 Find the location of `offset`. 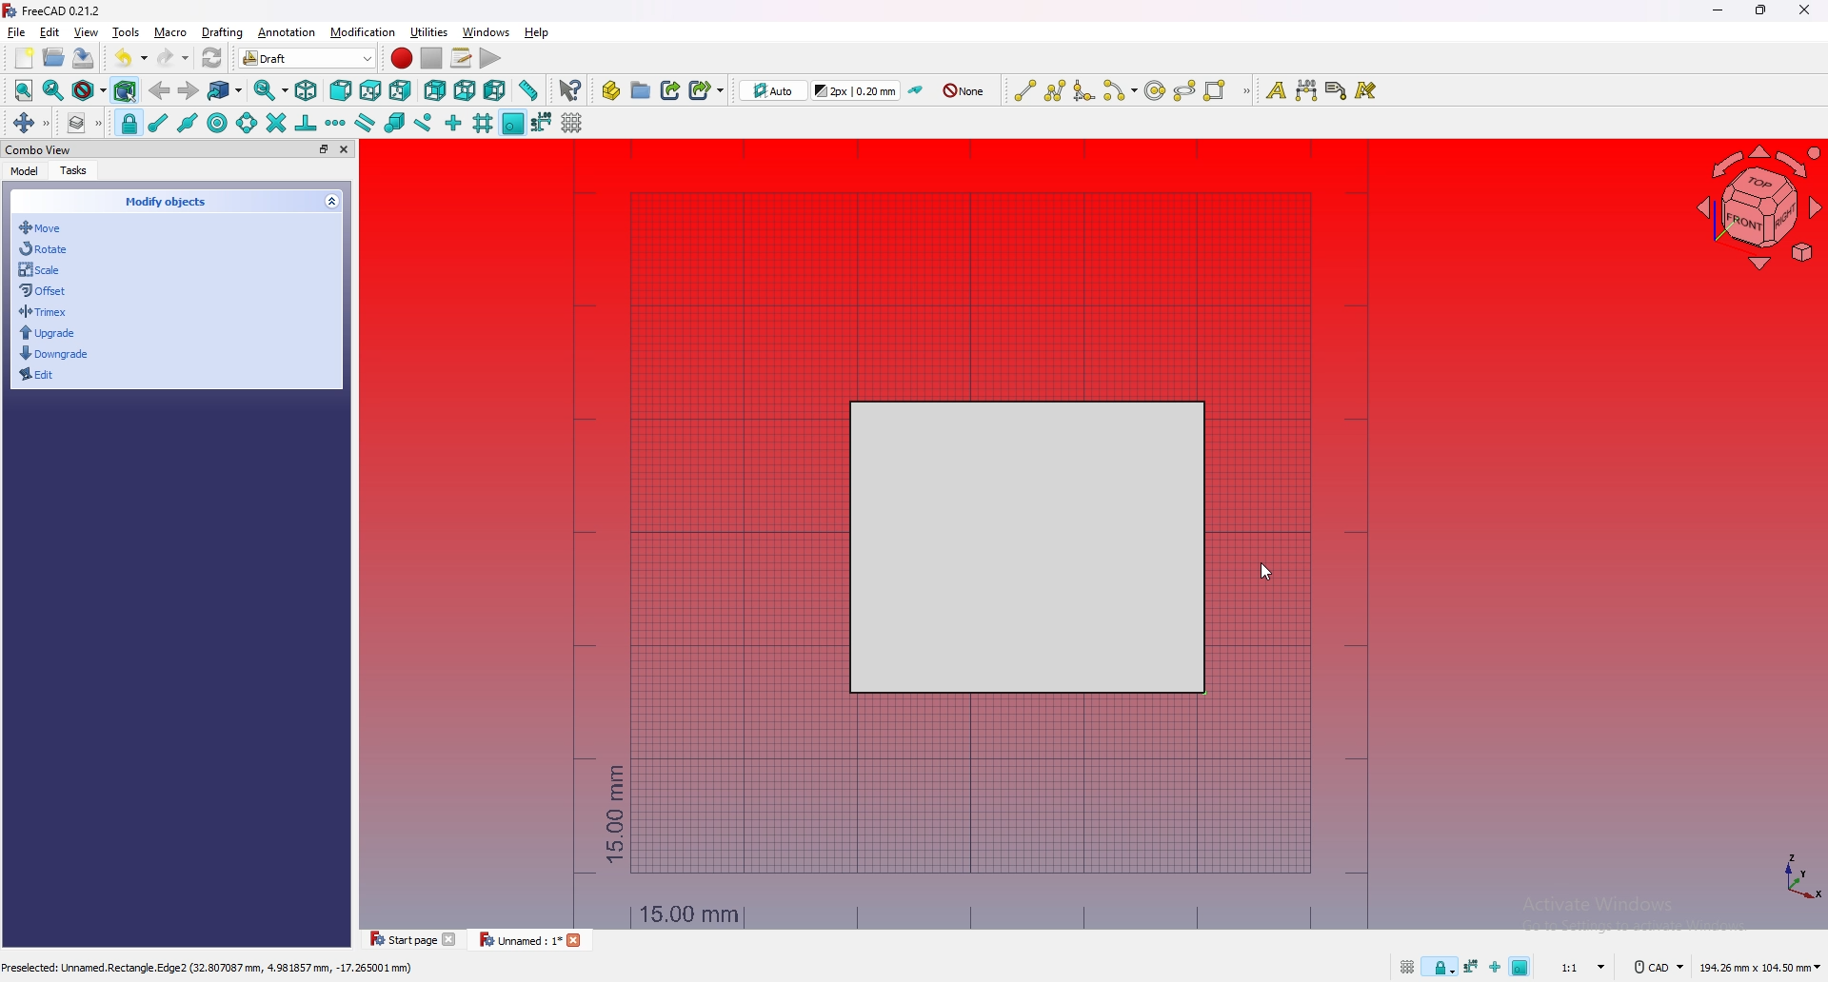

offset is located at coordinates (46, 289).